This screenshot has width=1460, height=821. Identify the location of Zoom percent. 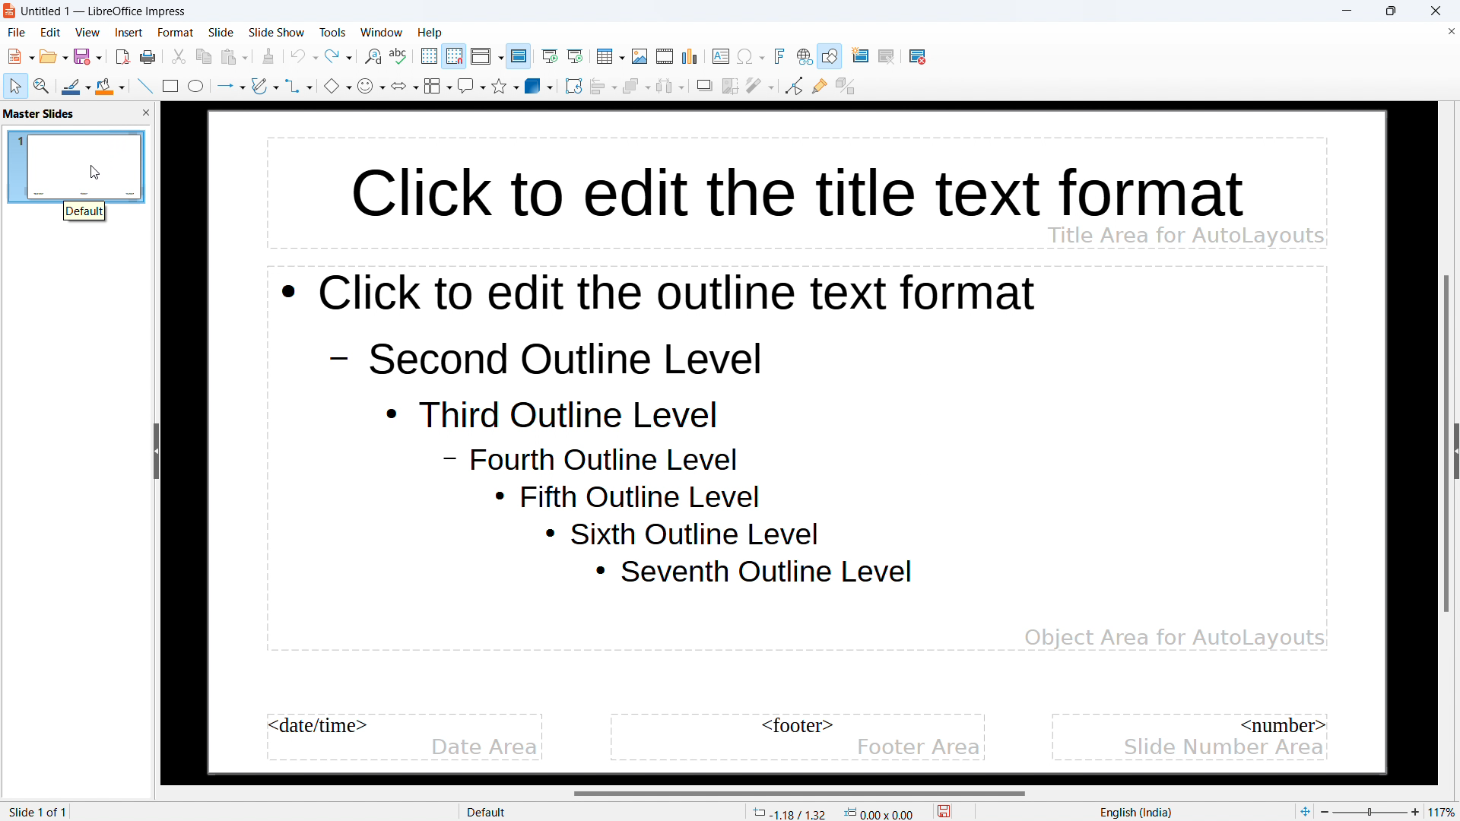
(1370, 812).